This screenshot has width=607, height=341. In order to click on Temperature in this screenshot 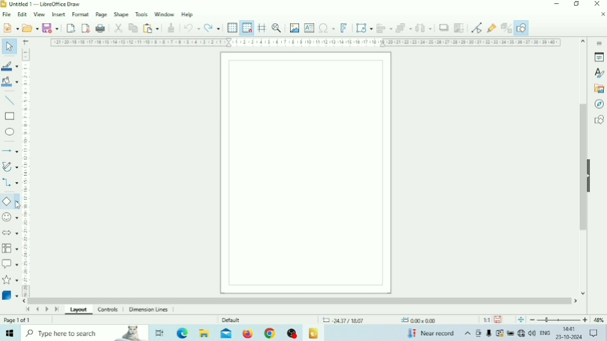, I will do `click(430, 333)`.